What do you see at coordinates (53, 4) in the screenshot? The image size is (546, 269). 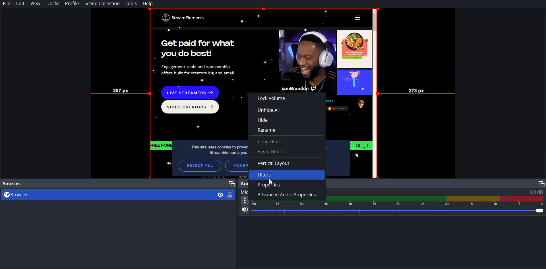 I see `Docks` at bounding box center [53, 4].